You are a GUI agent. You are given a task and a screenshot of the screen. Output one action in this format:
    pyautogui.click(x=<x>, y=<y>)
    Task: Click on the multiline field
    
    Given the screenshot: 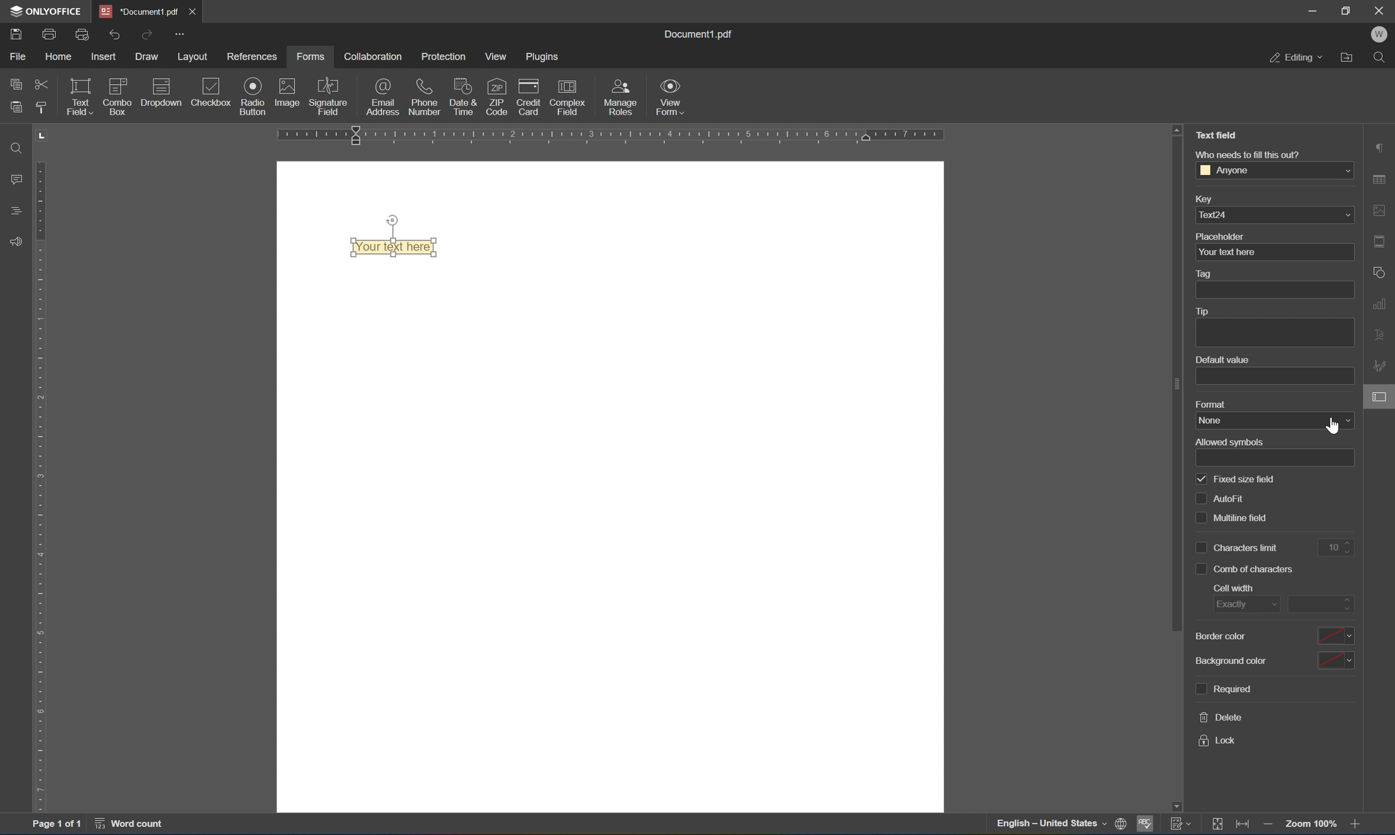 What is the action you would take?
    pyautogui.click(x=1233, y=518)
    